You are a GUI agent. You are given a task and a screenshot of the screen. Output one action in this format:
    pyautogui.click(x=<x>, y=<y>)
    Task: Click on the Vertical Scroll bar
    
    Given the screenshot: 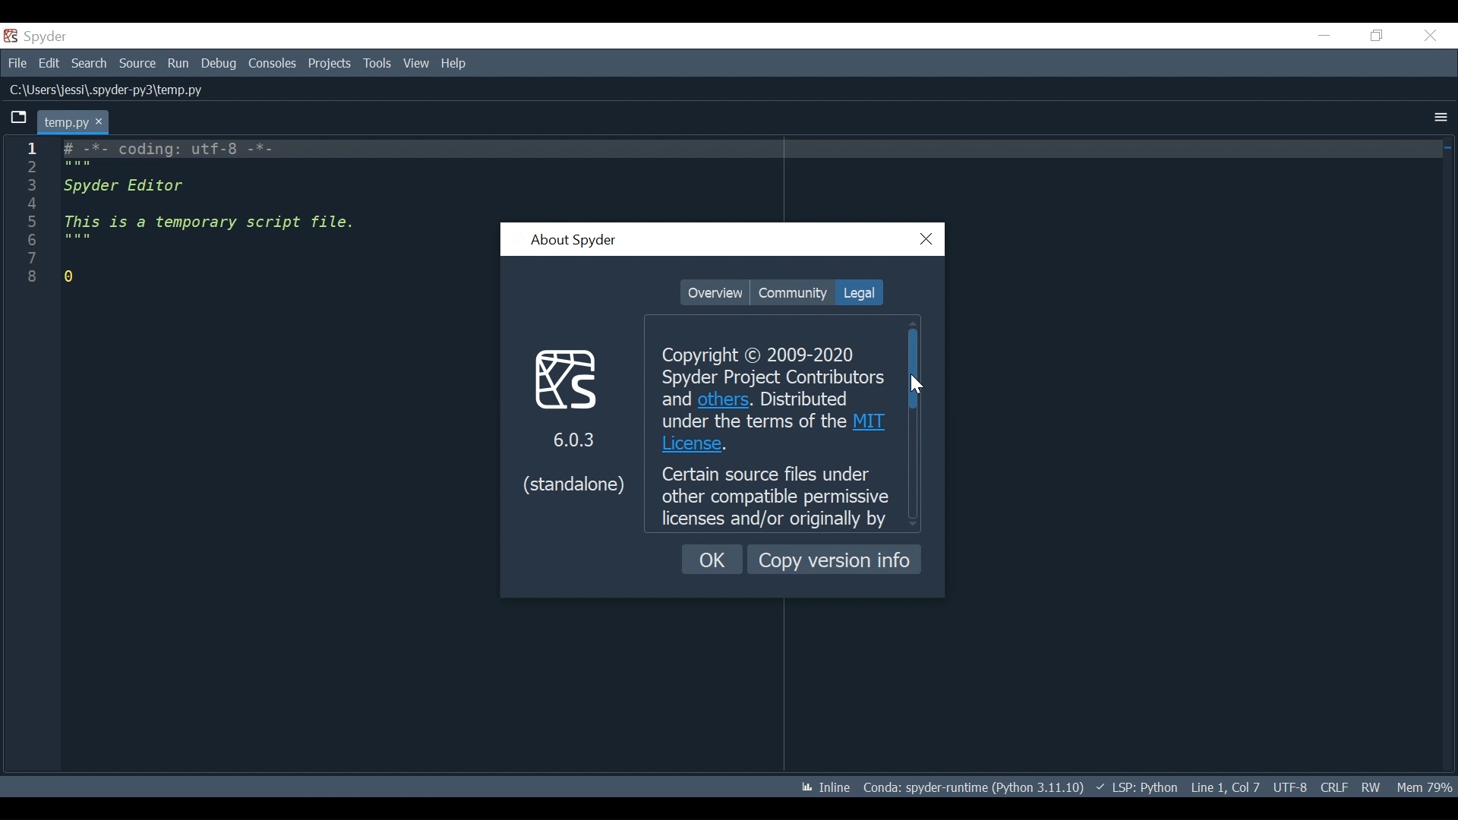 What is the action you would take?
    pyautogui.click(x=914, y=368)
    